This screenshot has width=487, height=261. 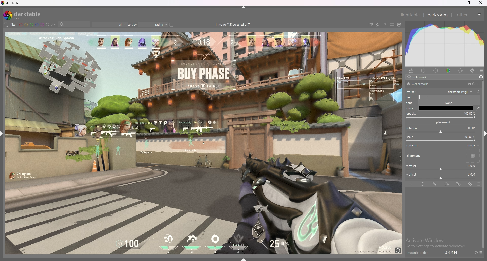 I want to click on y offset, so click(x=442, y=176).